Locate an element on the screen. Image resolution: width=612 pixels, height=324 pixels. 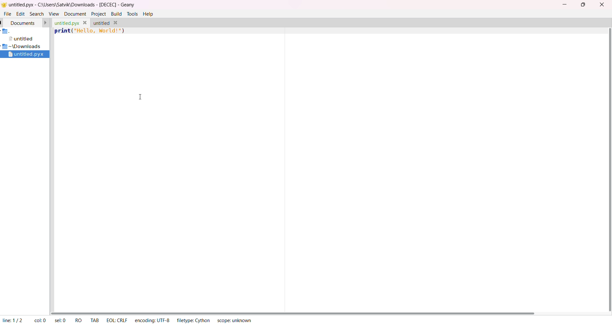
minimize is located at coordinates (564, 4).